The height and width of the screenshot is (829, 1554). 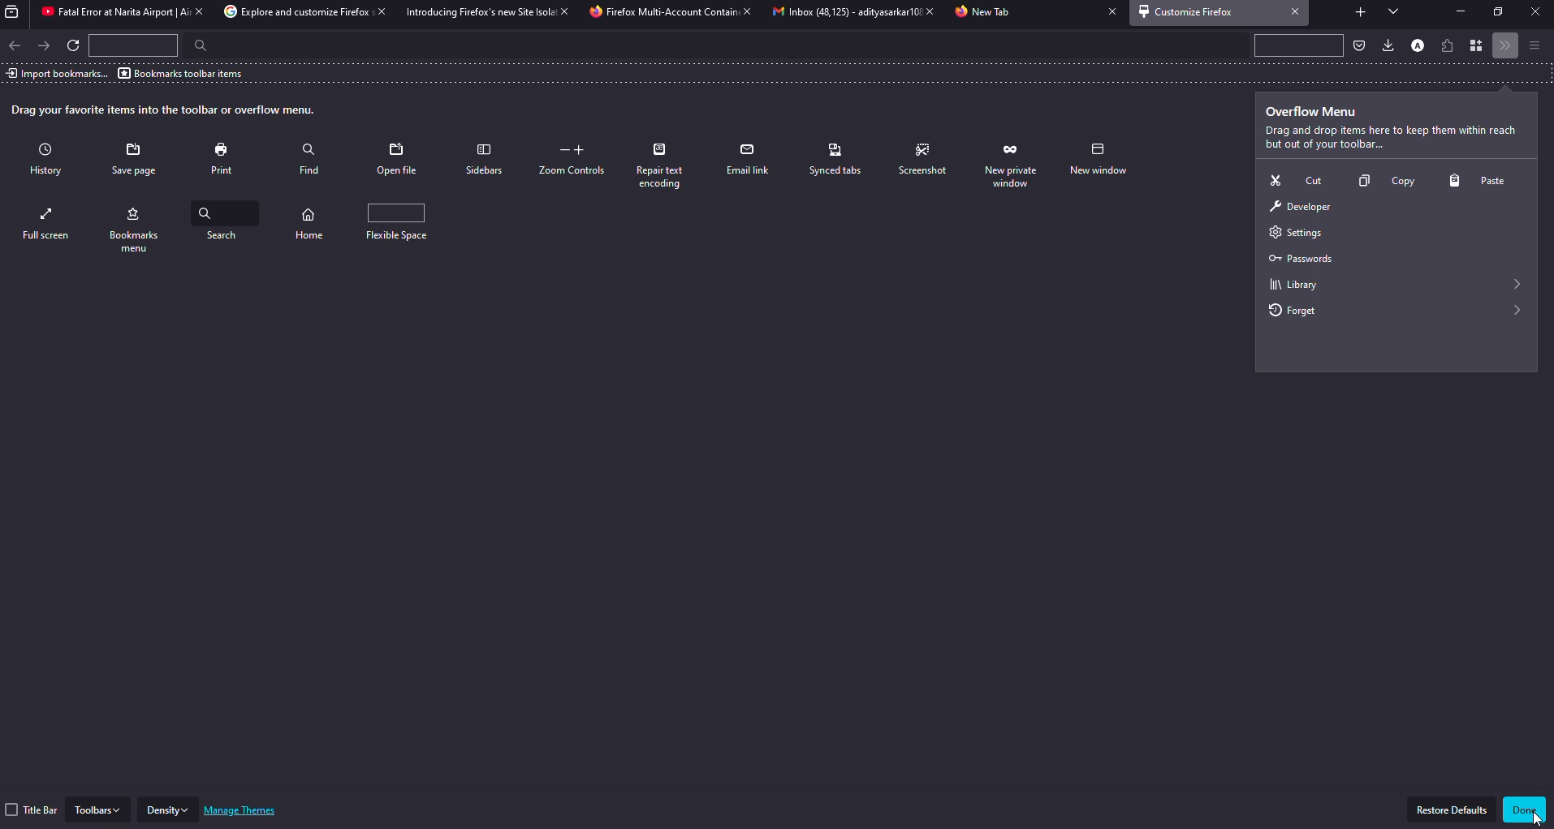 I want to click on restore defaults, so click(x=1453, y=810).